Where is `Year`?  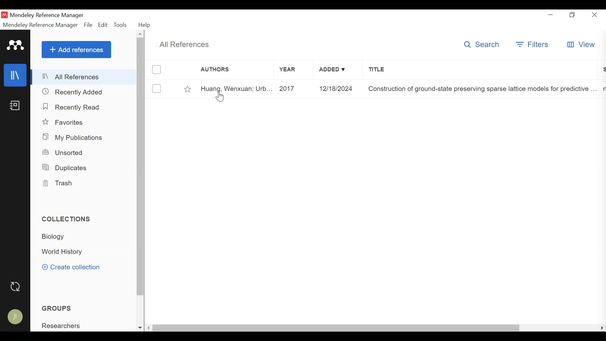 Year is located at coordinates (295, 88).